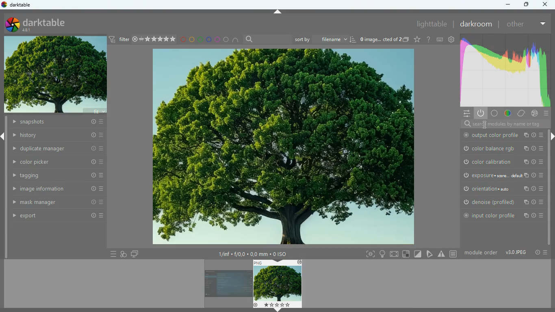 The width and height of the screenshot is (555, 312). I want to click on pink, so click(219, 40).